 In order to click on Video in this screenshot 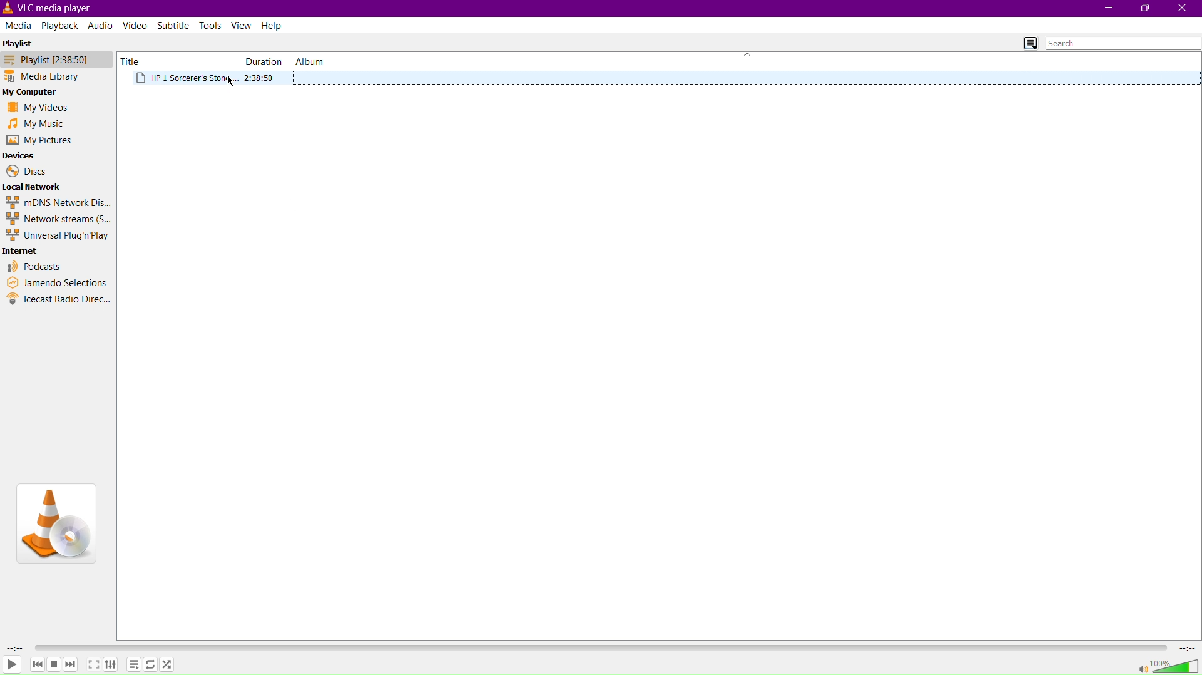, I will do `click(137, 26)`.